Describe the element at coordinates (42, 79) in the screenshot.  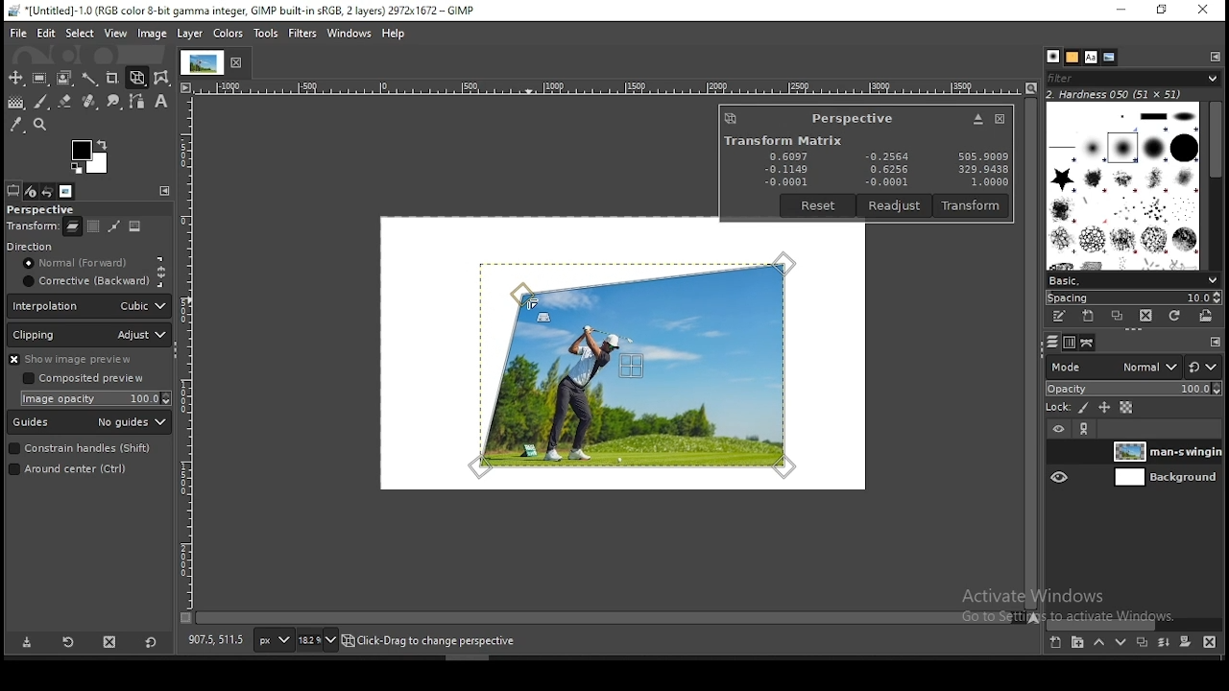
I see `rectangular selection tool` at that location.